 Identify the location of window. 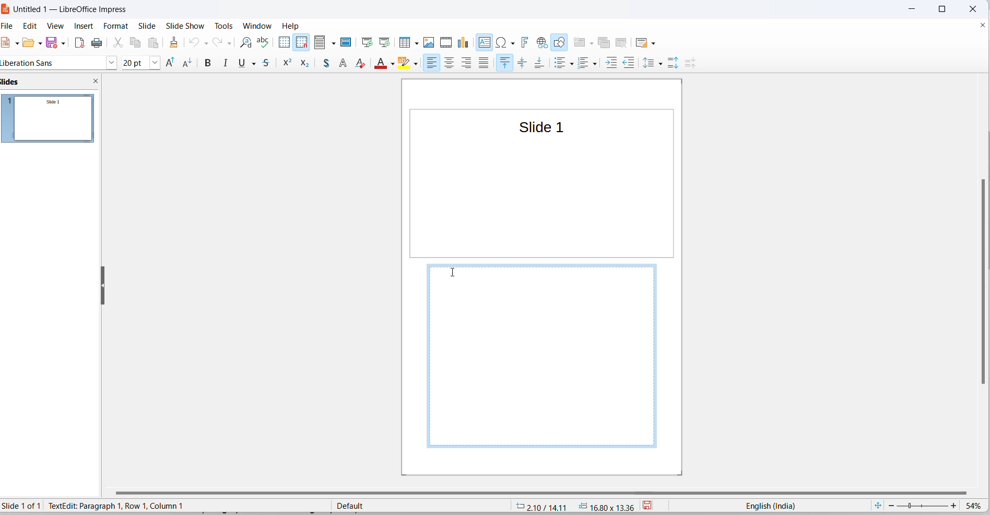
(257, 25).